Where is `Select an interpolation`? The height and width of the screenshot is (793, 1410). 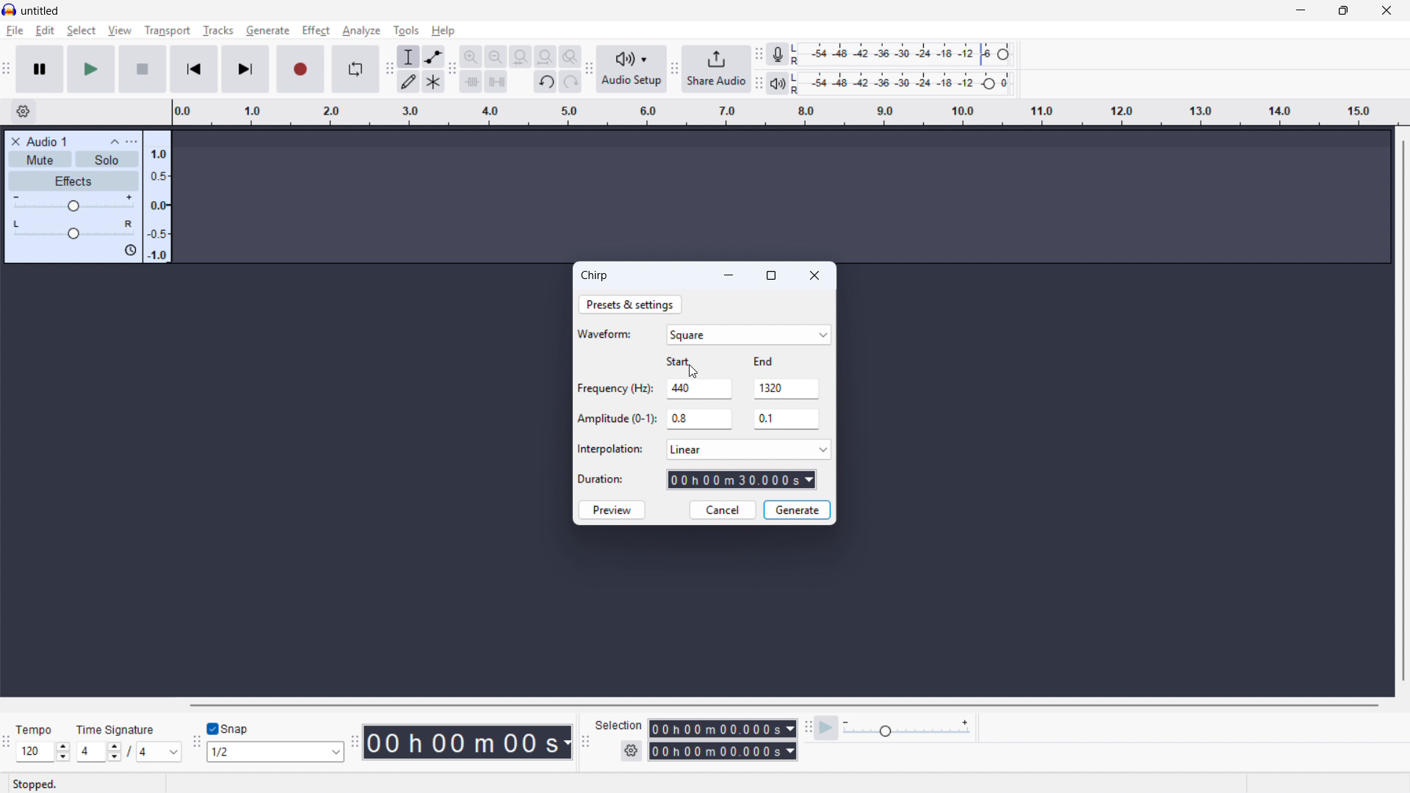 Select an interpolation is located at coordinates (748, 449).